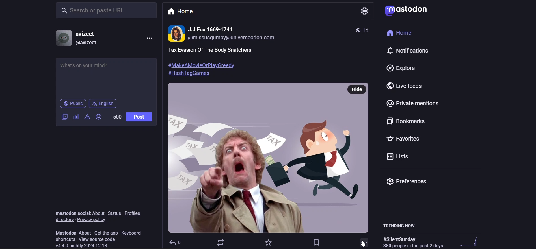 The width and height of the screenshot is (536, 249). Describe the element at coordinates (133, 233) in the screenshot. I see `keyboard` at that location.